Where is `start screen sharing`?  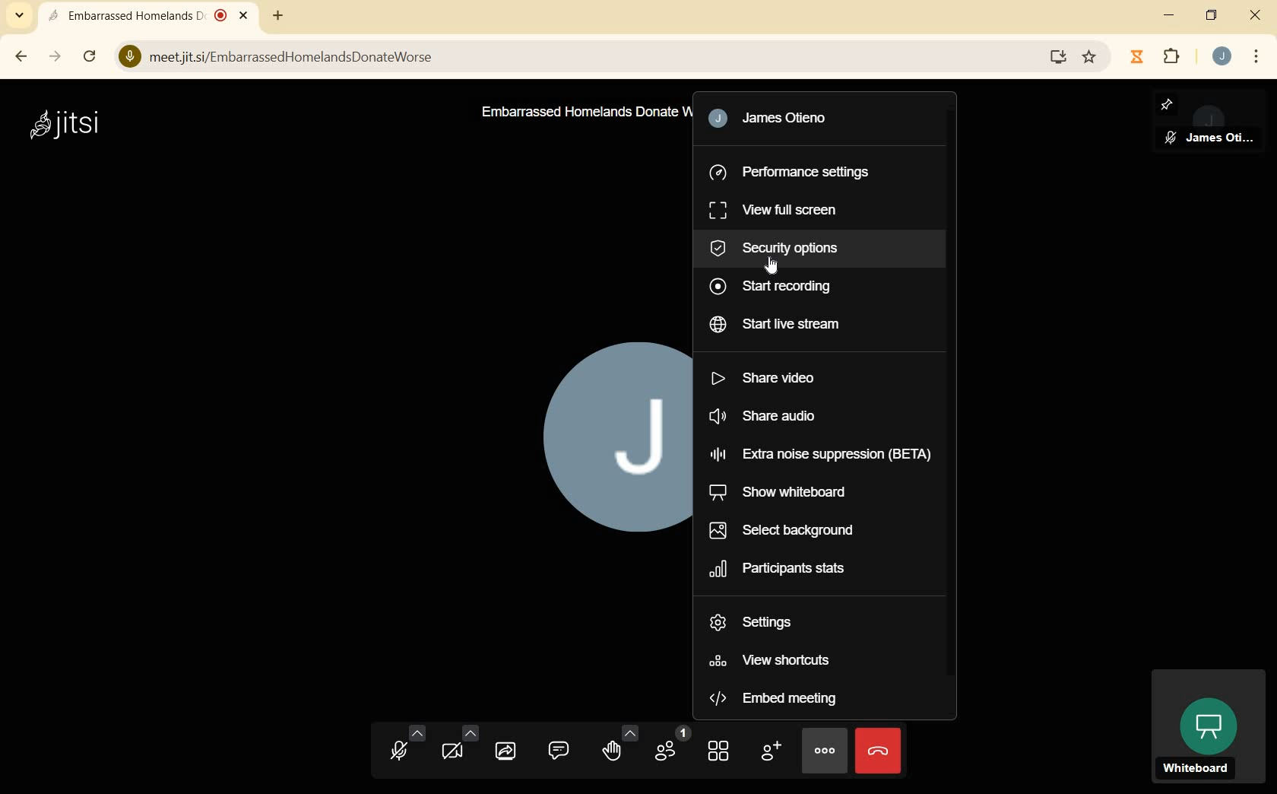
start screen sharing is located at coordinates (507, 750).